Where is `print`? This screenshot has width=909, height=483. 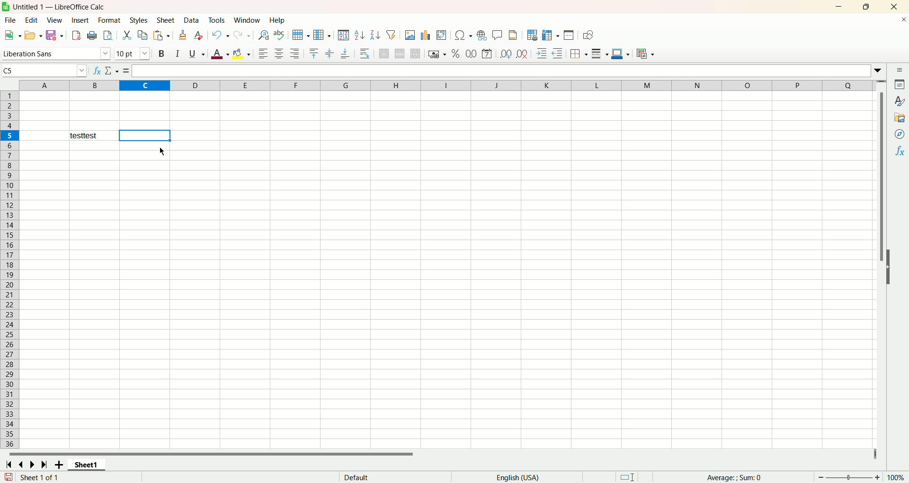
print is located at coordinates (93, 36).